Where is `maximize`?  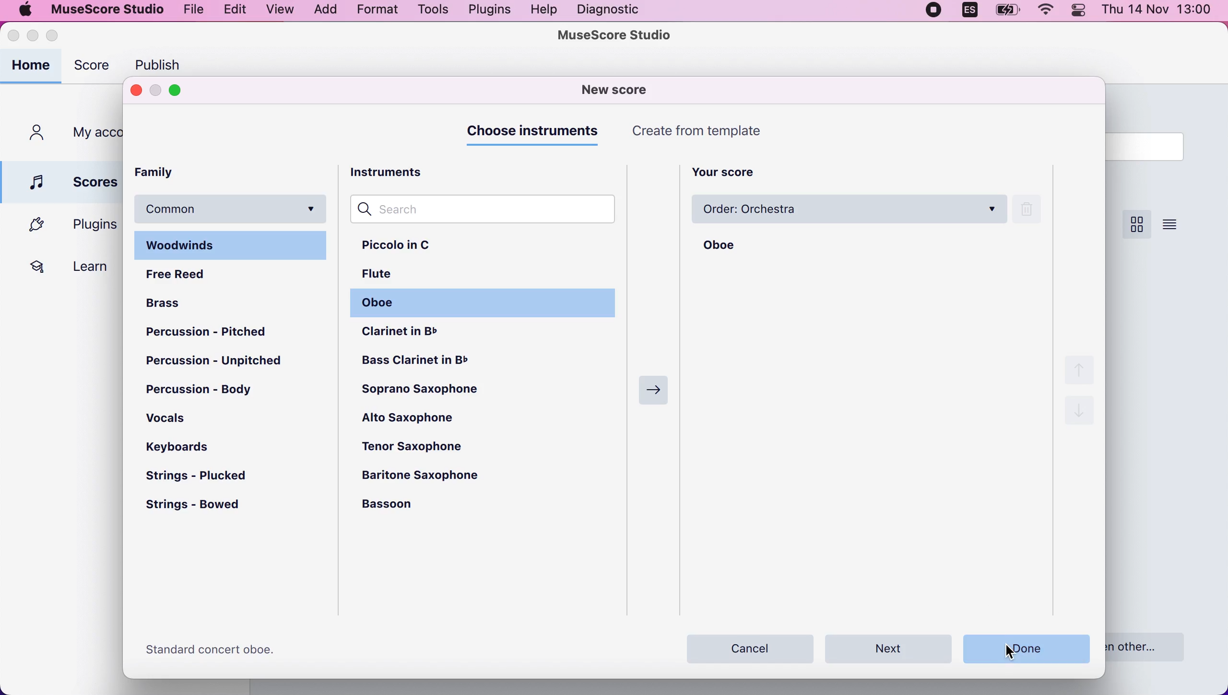 maximize is located at coordinates (63, 36).